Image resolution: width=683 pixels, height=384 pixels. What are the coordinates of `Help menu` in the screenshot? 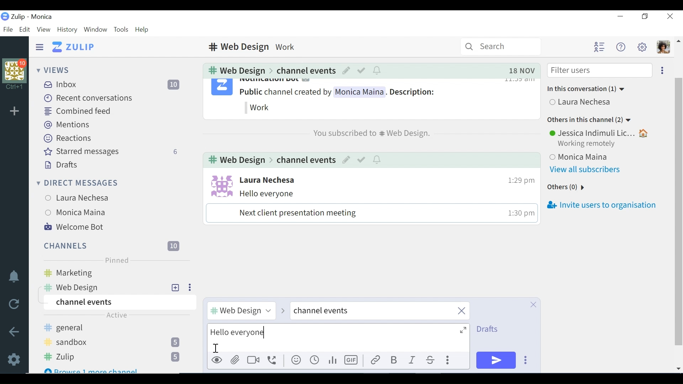 It's located at (620, 47).